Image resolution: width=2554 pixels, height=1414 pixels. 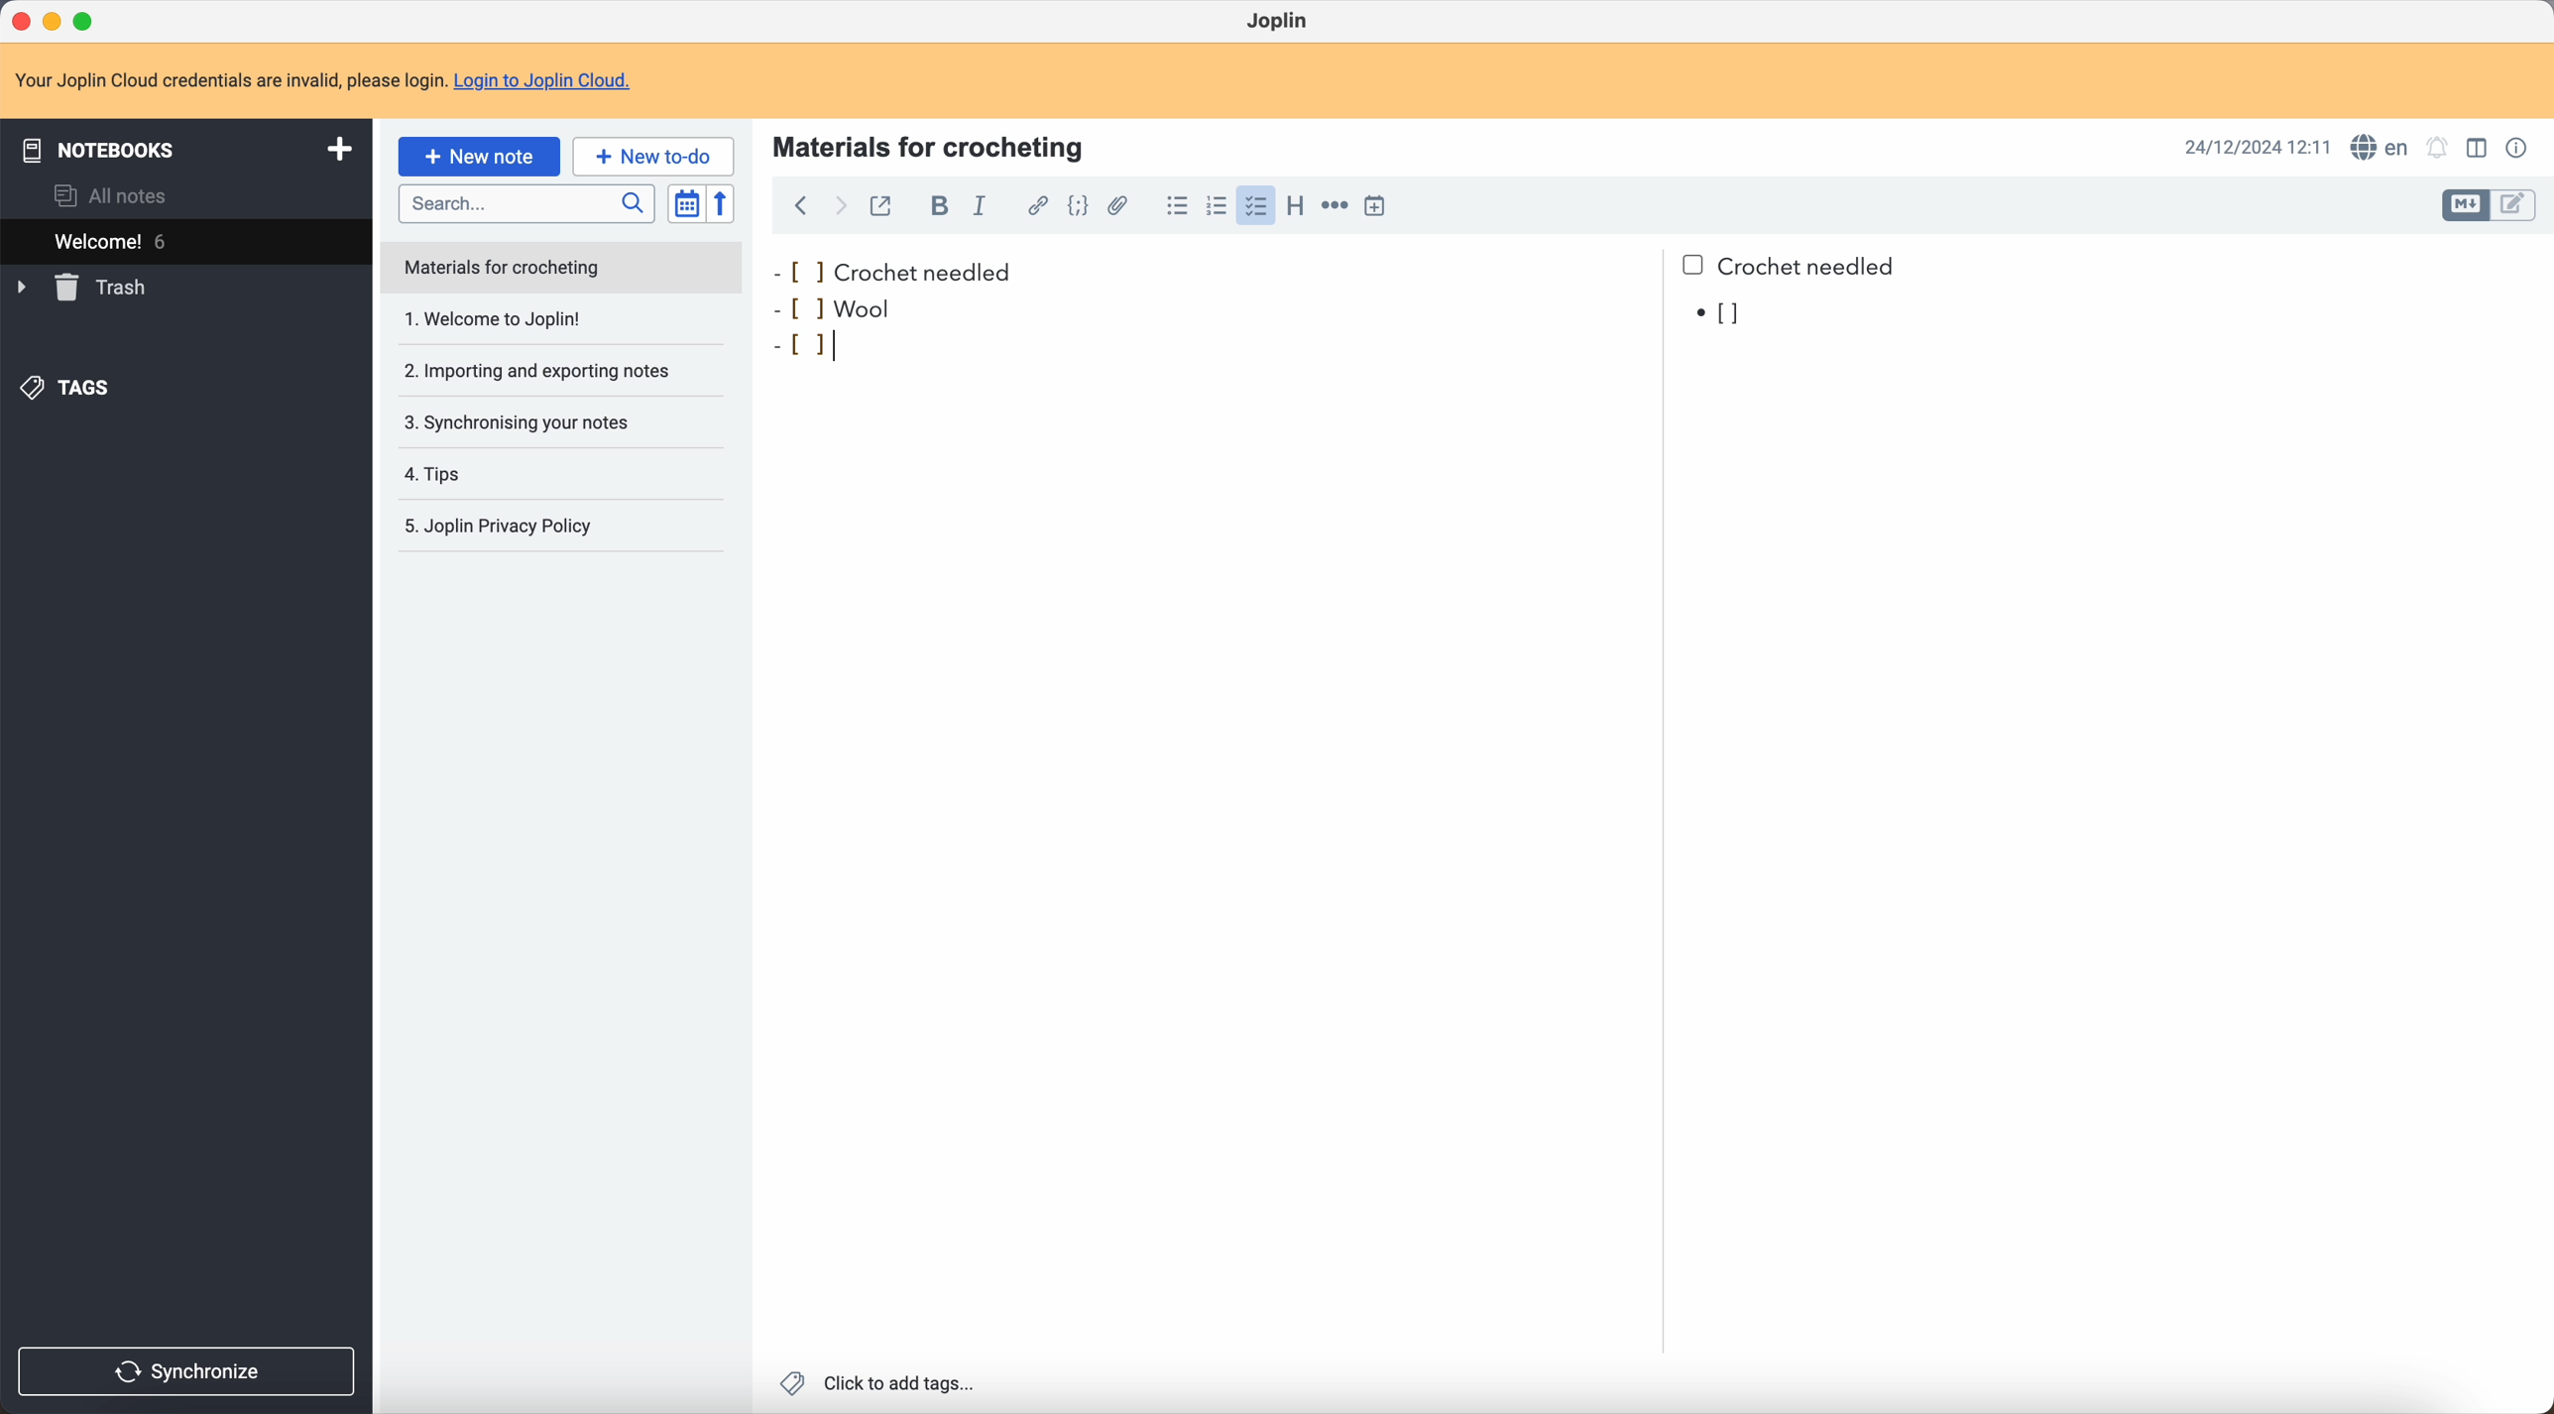 I want to click on crochet needled, so click(x=1339, y=264).